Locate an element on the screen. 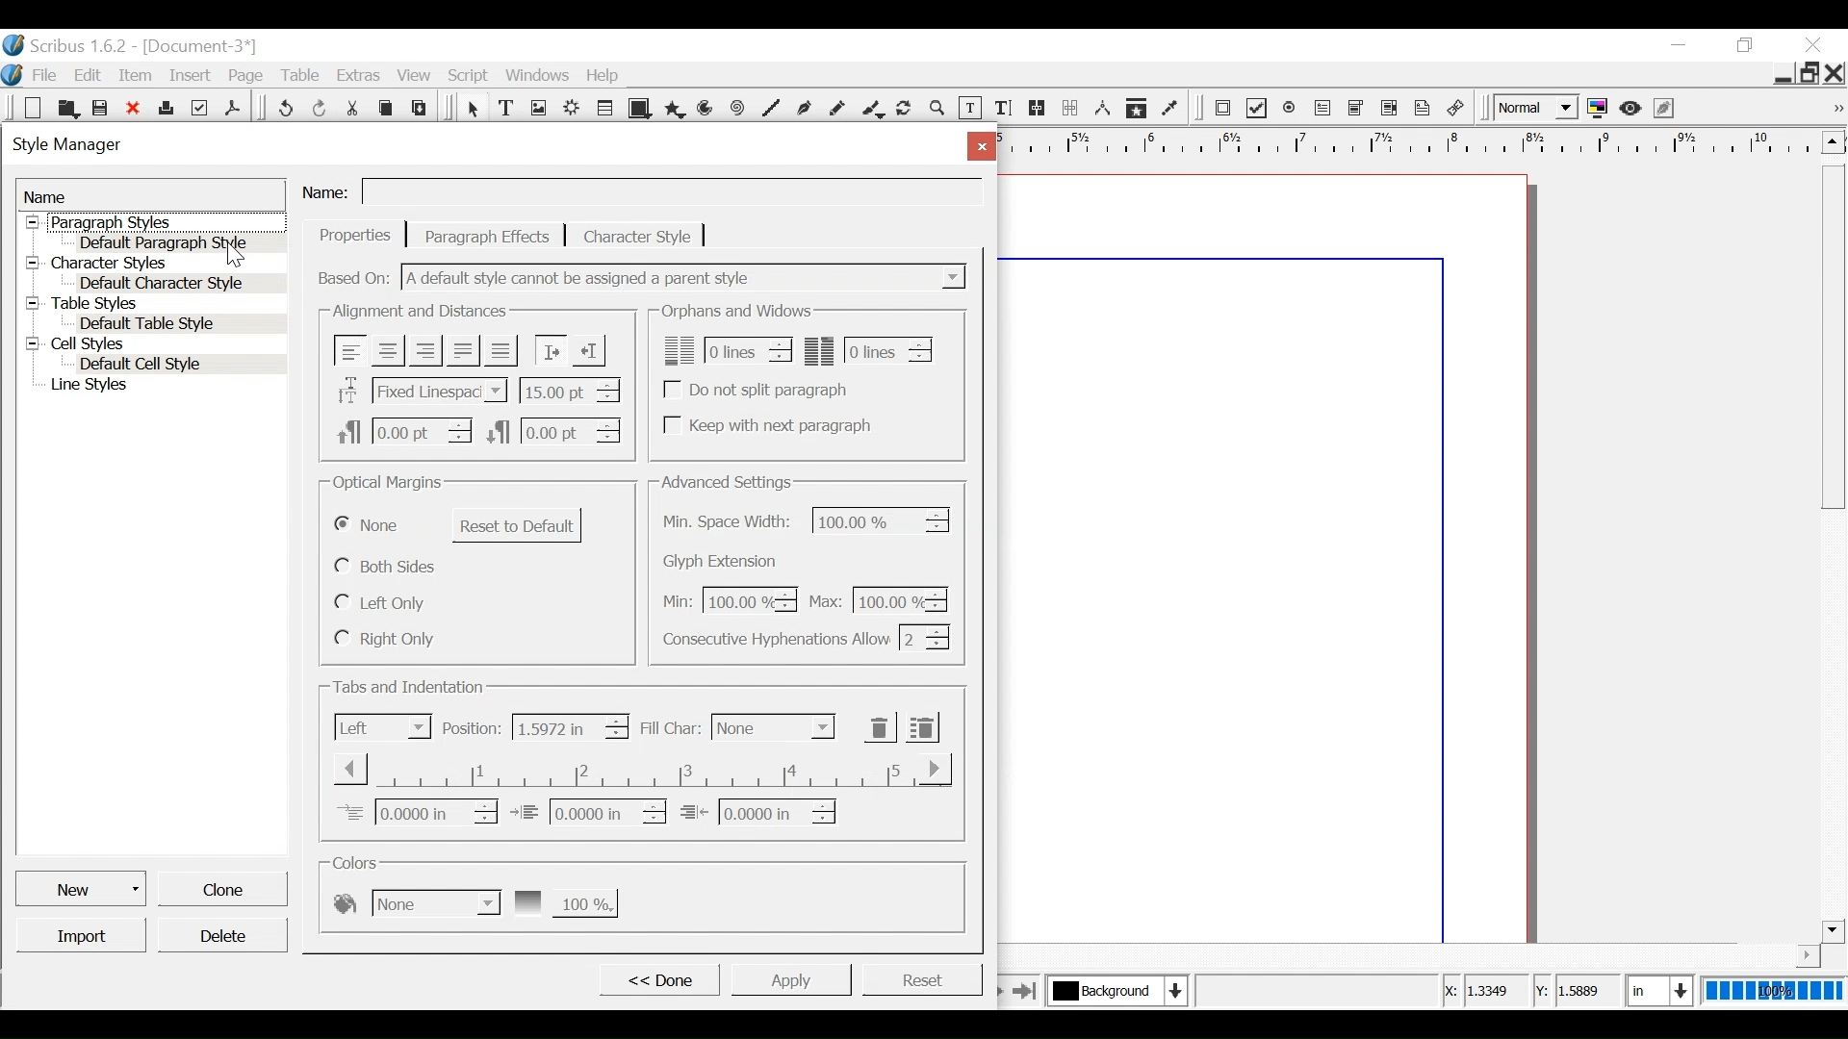  Insert is located at coordinates (193, 74).